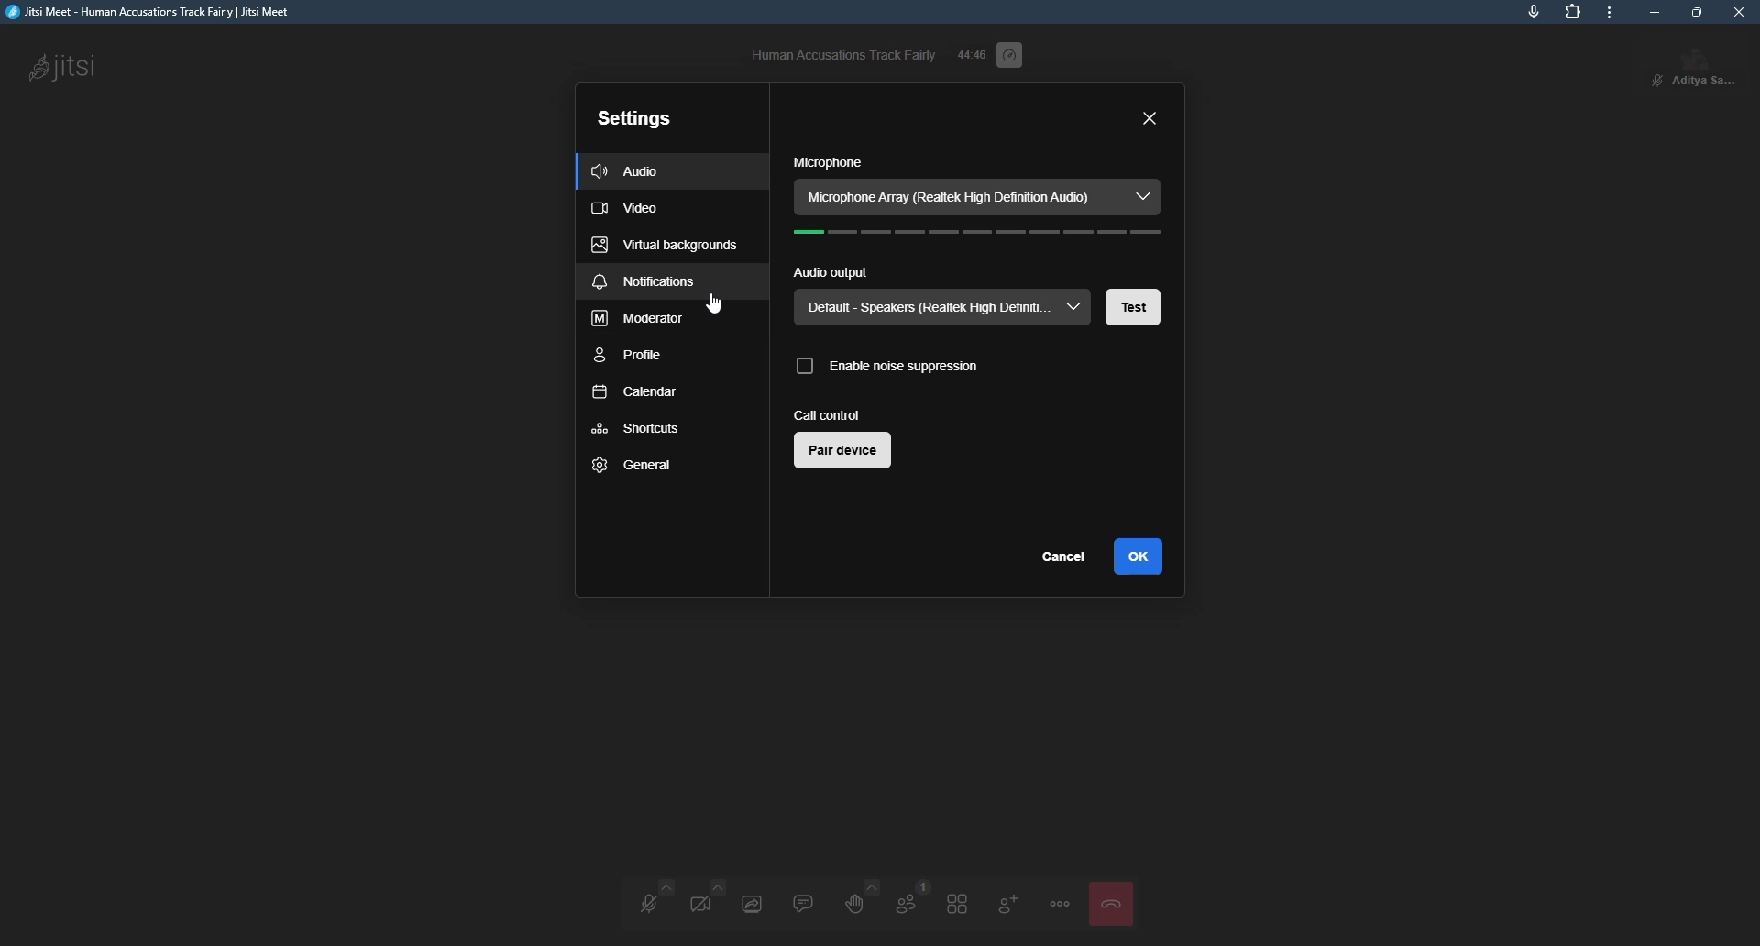 Image resolution: width=1760 pixels, height=946 pixels. What do you see at coordinates (886, 364) in the screenshot?
I see `enable noise suppression` at bounding box center [886, 364].